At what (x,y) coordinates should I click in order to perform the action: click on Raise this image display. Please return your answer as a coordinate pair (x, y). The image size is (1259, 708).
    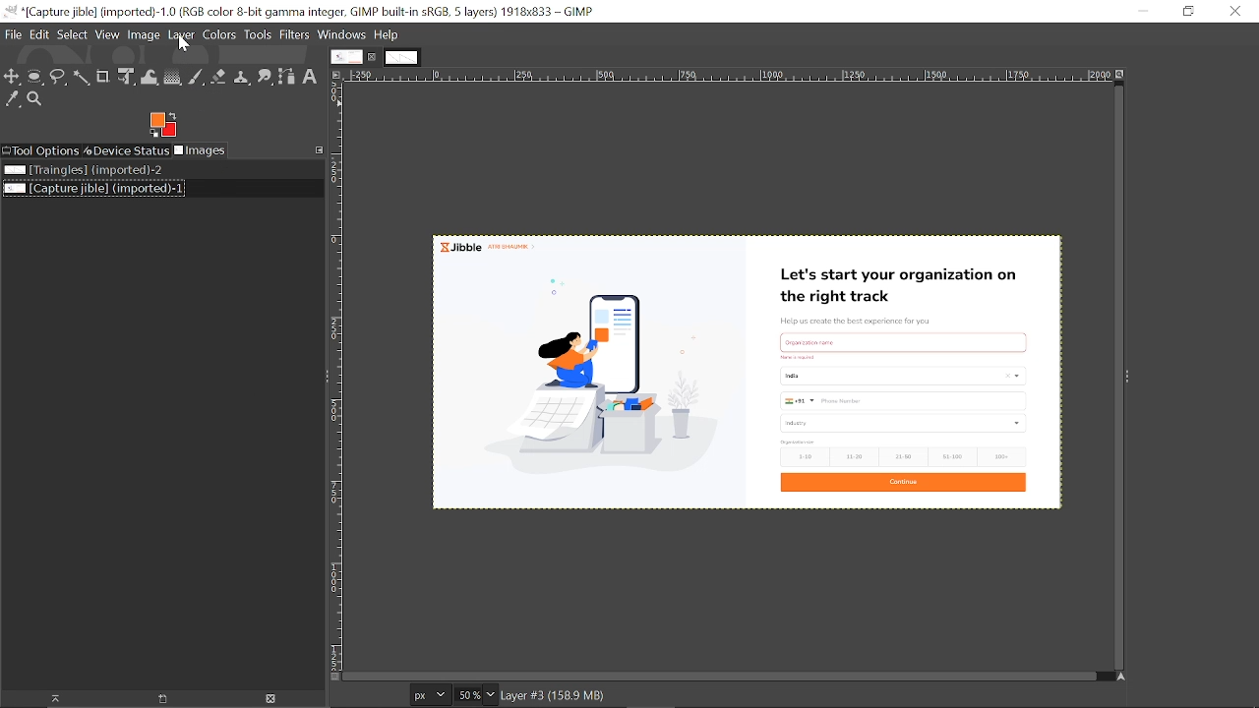
    Looking at the image, I should click on (47, 698).